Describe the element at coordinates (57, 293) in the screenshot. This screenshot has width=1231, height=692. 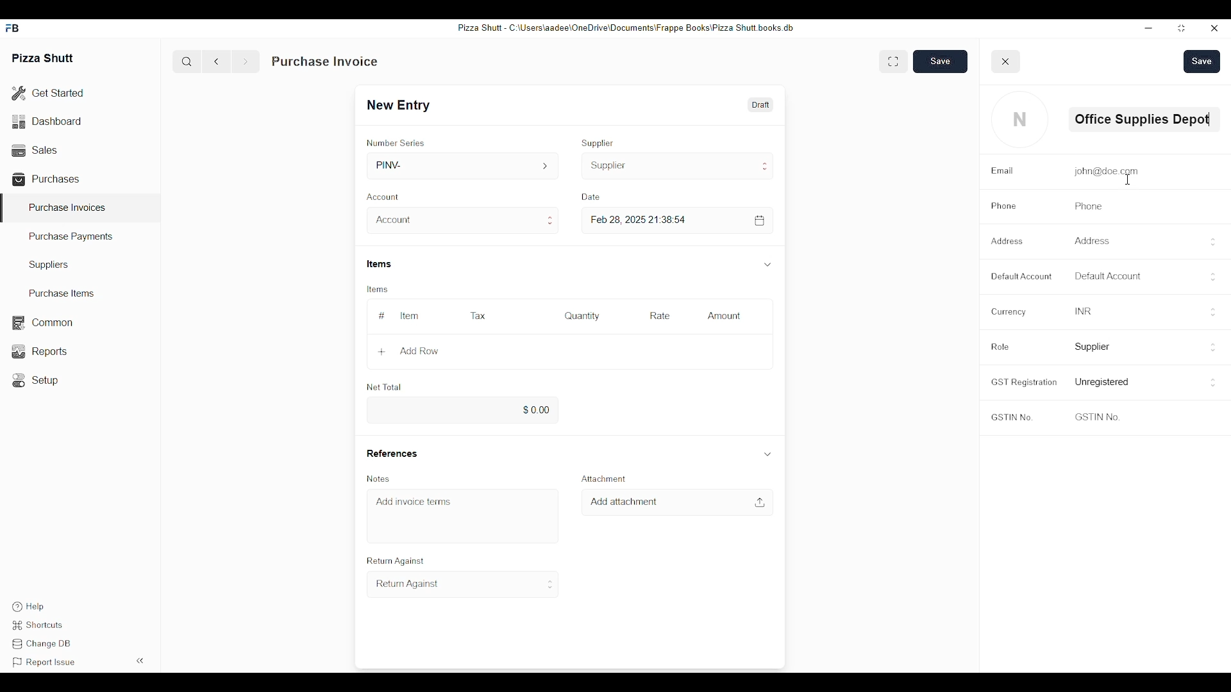
I see `Purchase Items` at that location.